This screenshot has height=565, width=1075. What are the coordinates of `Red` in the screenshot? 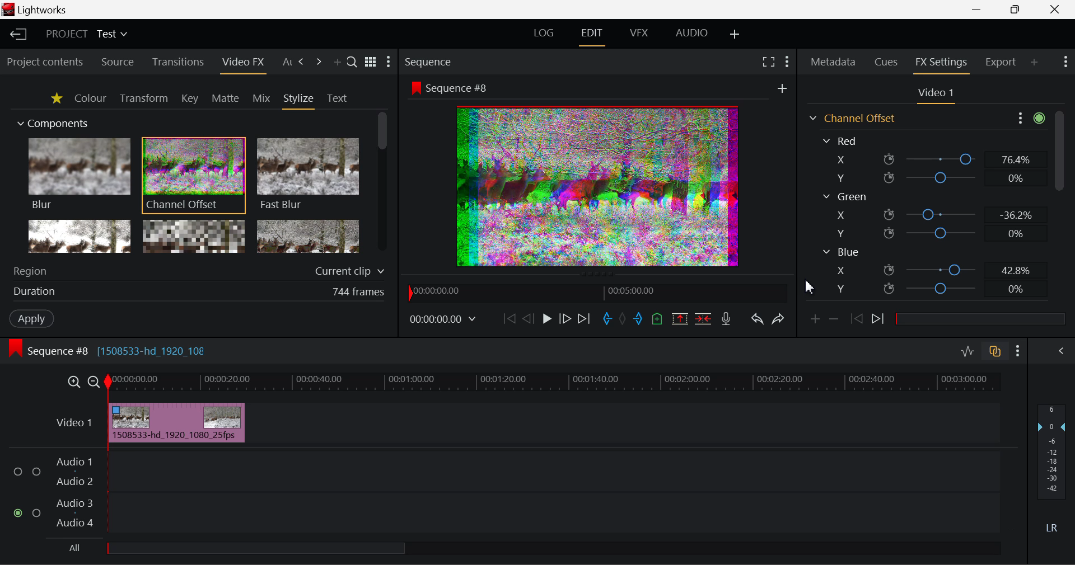 It's located at (842, 140).